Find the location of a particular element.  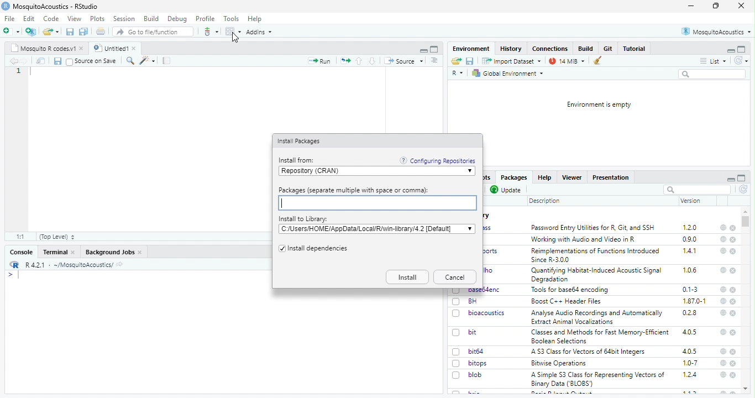

Run is located at coordinates (319, 61).